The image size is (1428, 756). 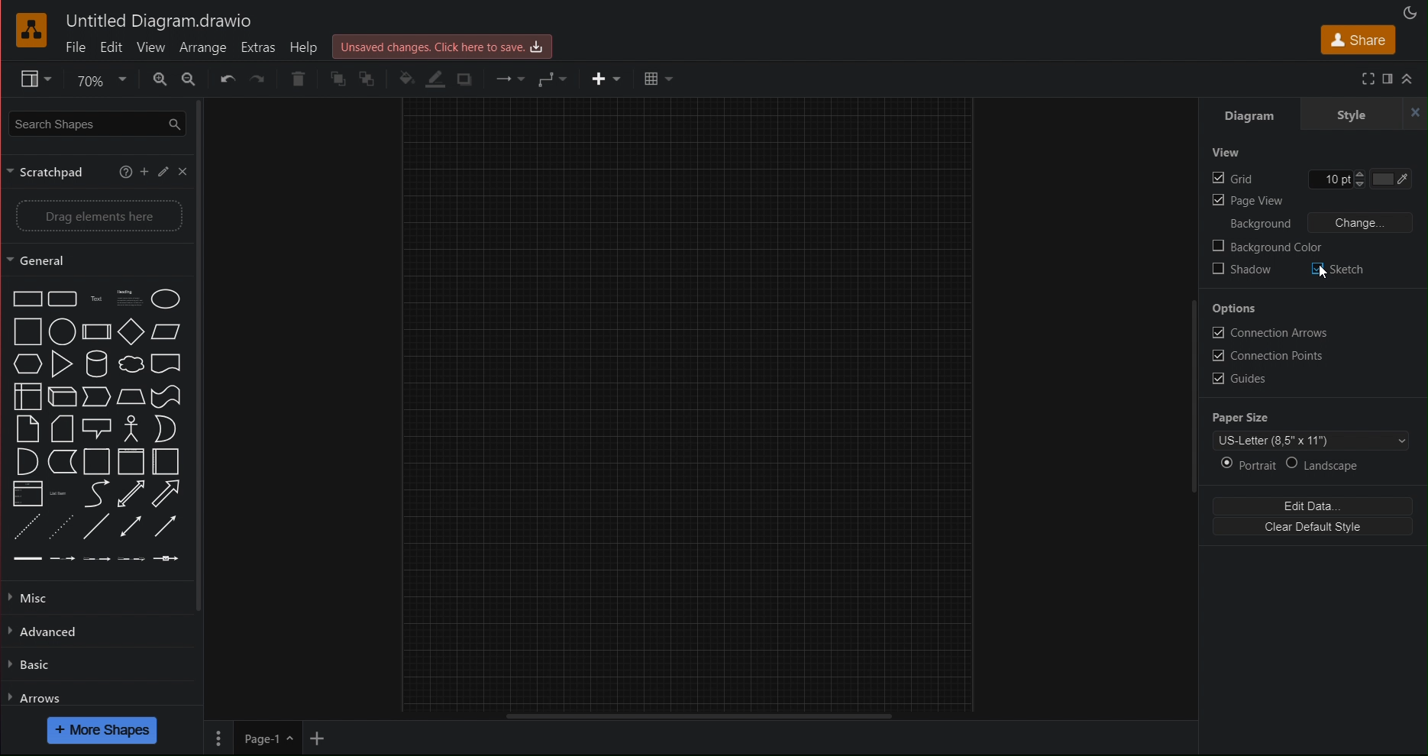 I want to click on Grid color, so click(x=1396, y=178).